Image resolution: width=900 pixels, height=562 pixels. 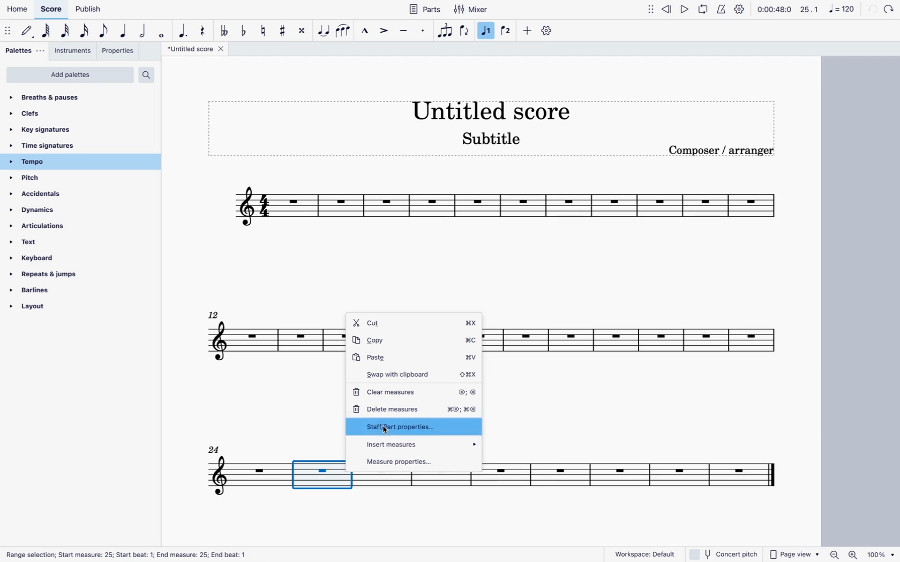 What do you see at coordinates (204, 30) in the screenshot?
I see `rest` at bounding box center [204, 30].